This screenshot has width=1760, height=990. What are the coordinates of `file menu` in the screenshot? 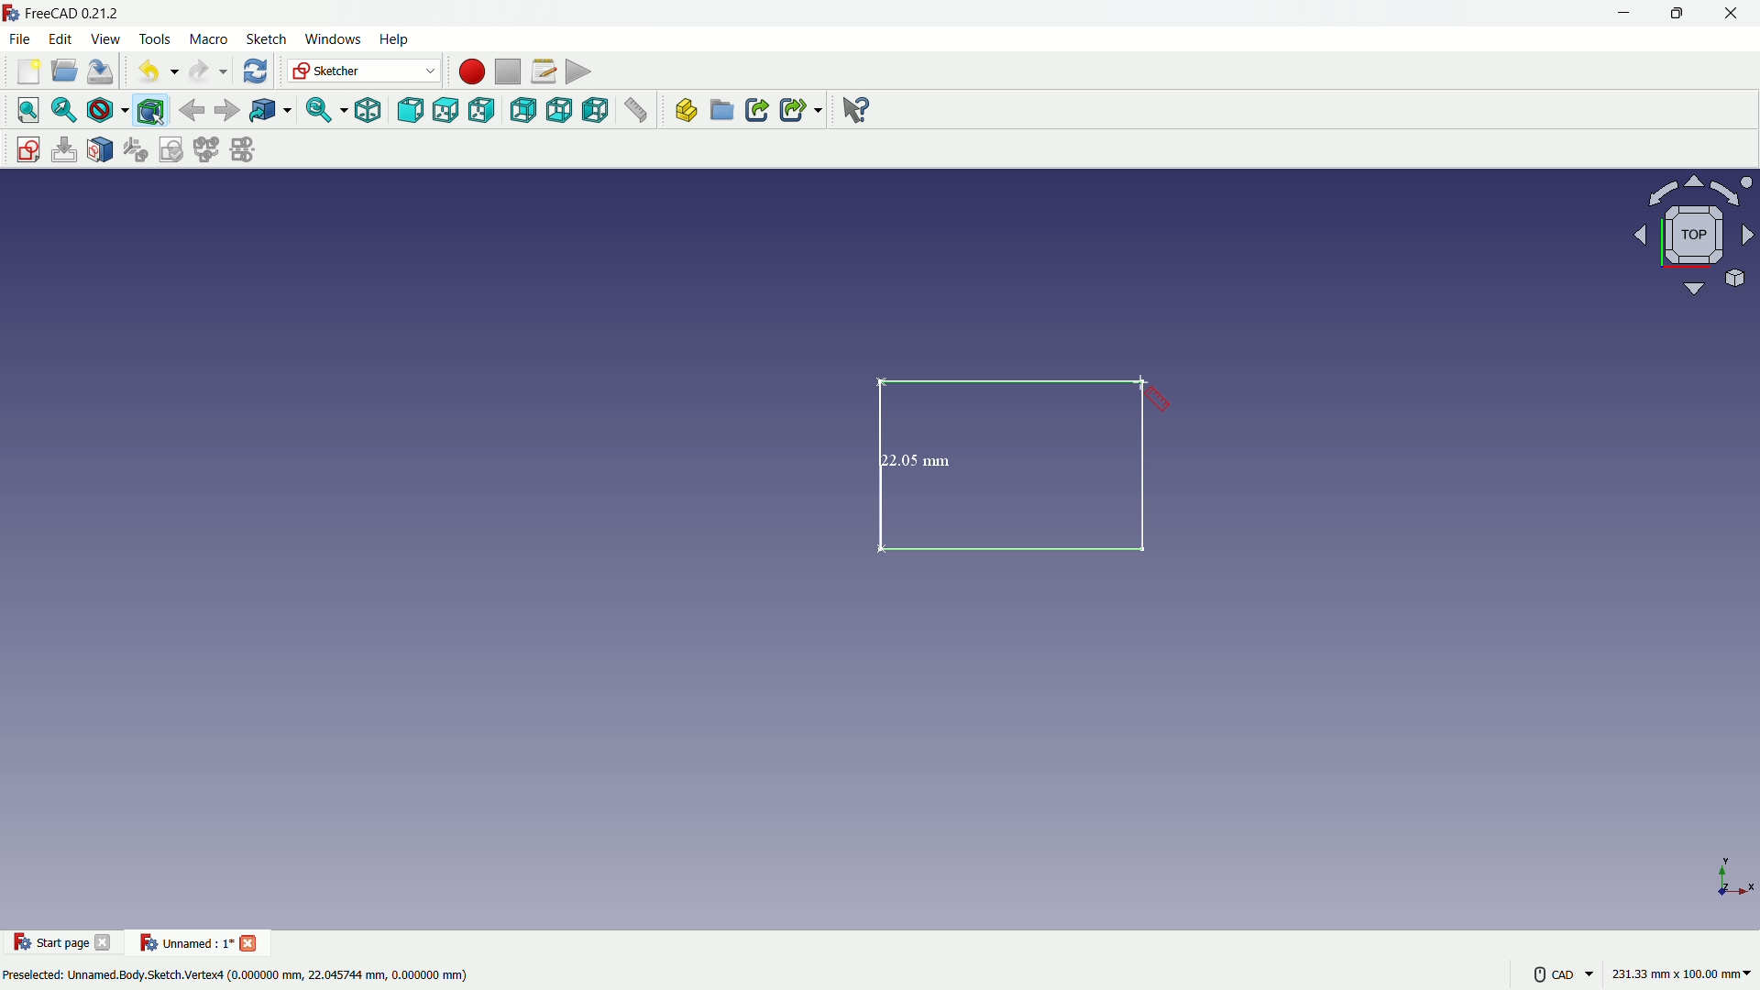 It's located at (22, 39).